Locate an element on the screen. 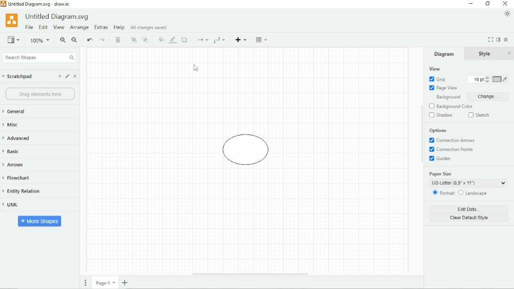 The width and height of the screenshot is (514, 289). Add is located at coordinates (60, 76).